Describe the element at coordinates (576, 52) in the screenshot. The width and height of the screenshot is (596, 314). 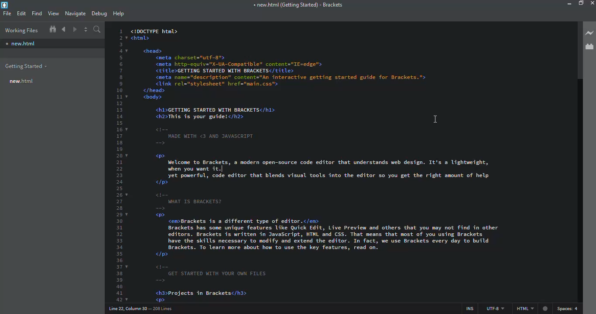
I see `scroll bar` at that location.